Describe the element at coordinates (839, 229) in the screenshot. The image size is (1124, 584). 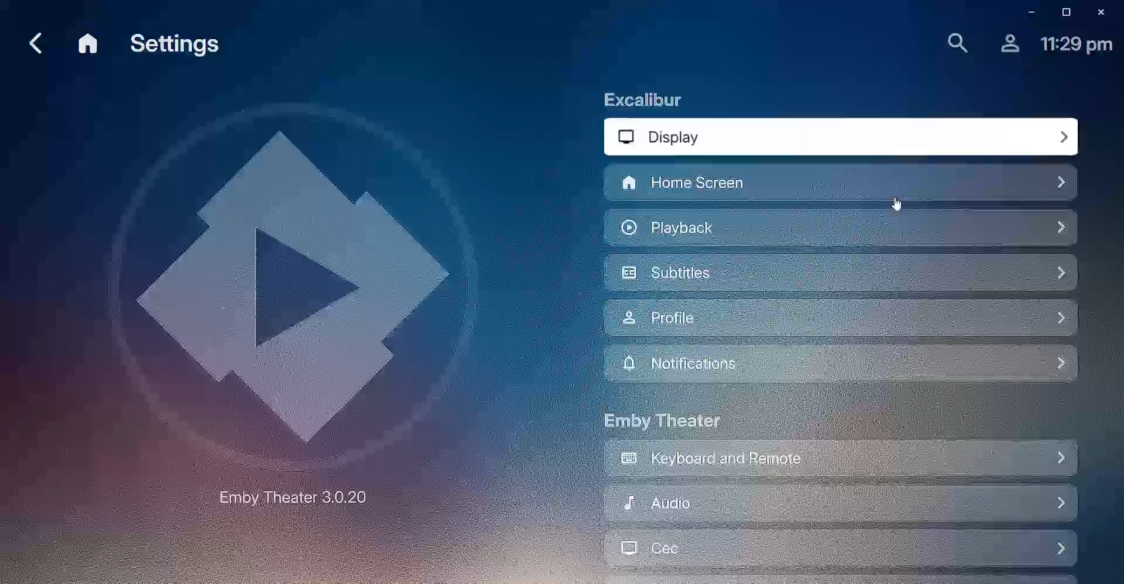
I see `Playback` at that location.